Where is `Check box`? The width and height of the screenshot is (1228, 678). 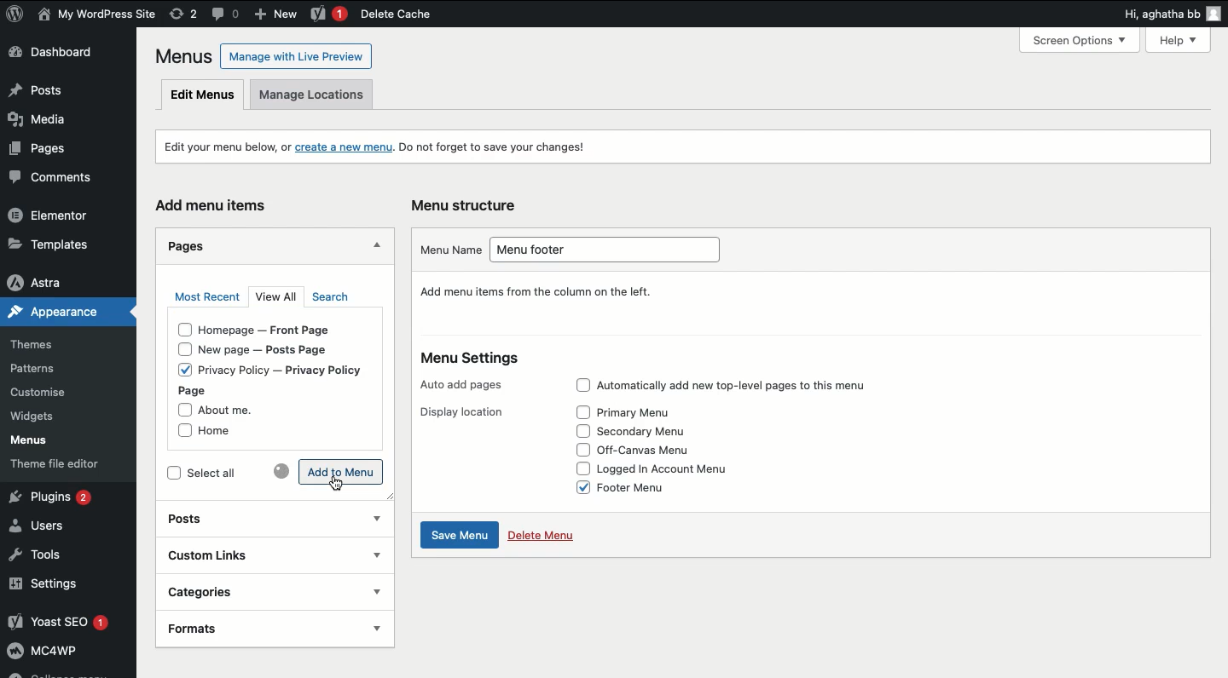 Check box is located at coordinates (579, 386).